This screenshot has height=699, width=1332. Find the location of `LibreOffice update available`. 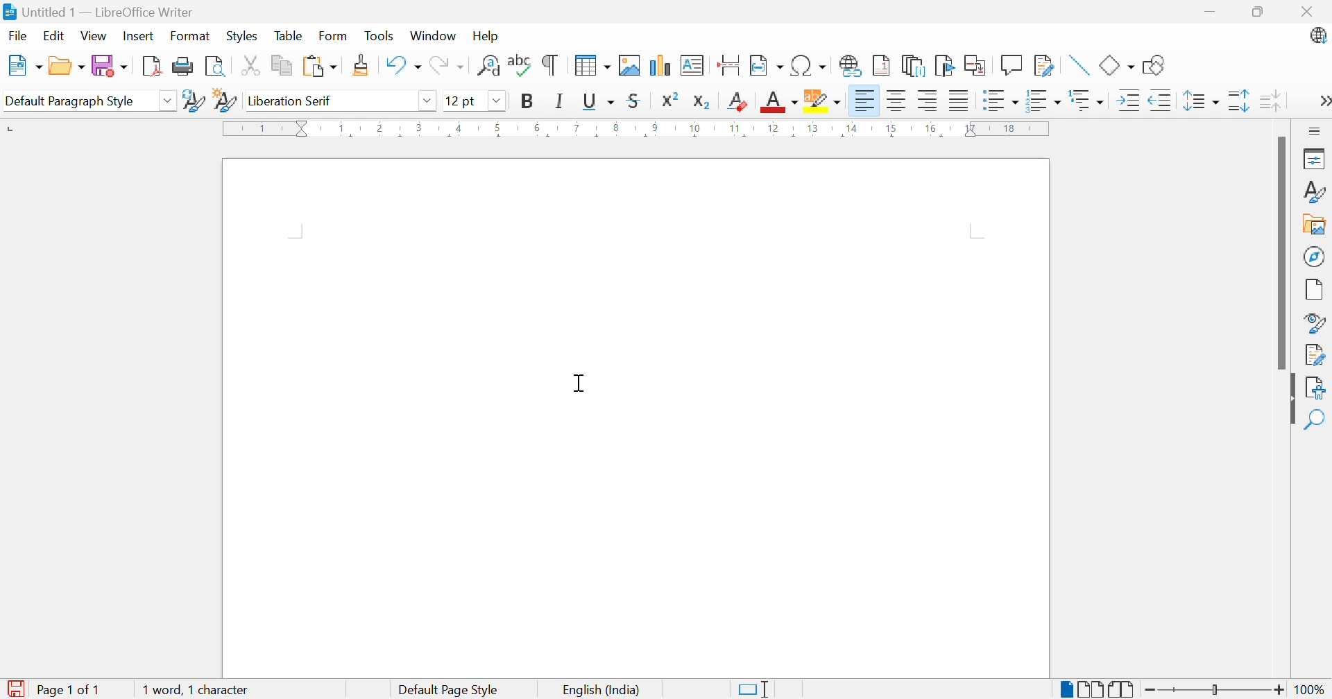

LibreOffice update available is located at coordinates (1313, 37).